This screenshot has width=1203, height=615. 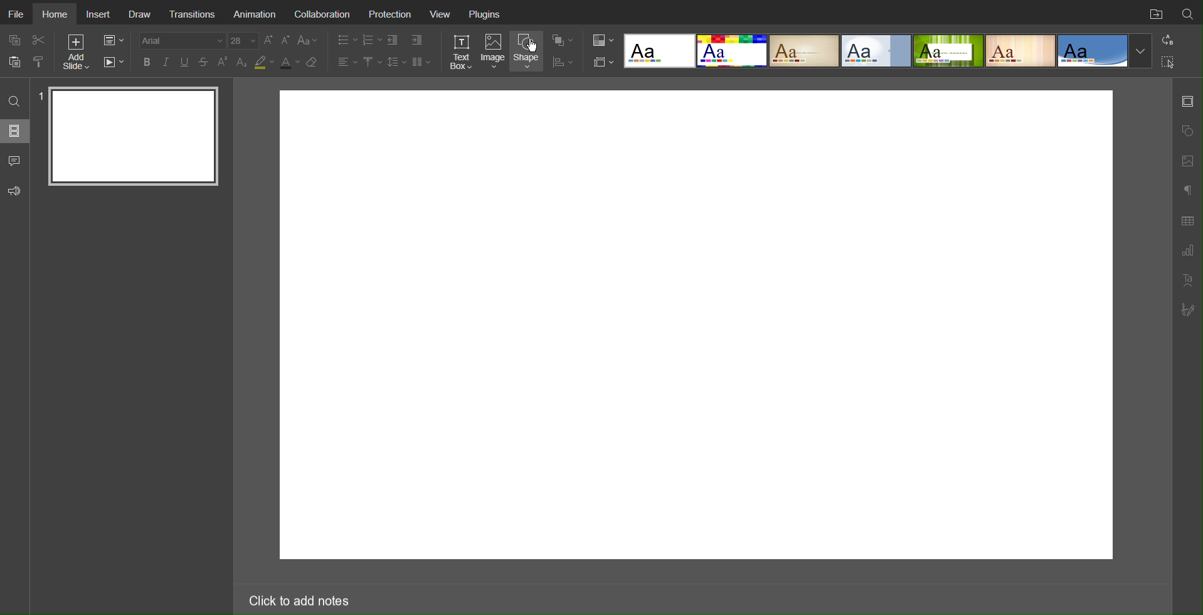 I want to click on Decrease Indent, so click(x=394, y=40).